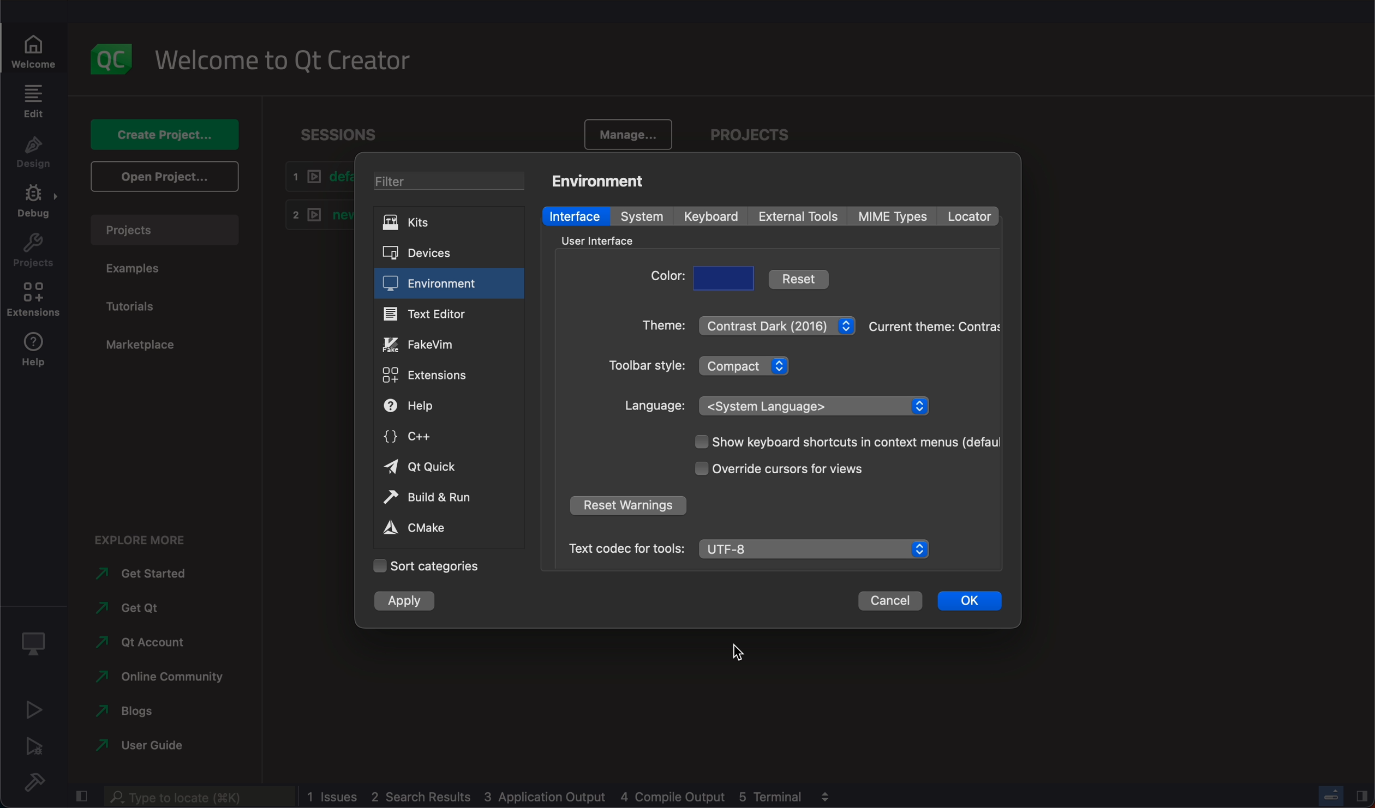 The image size is (1375, 808). Describe the element at coordinates (112, 53) in the screenshot. I see `logo` at that location.